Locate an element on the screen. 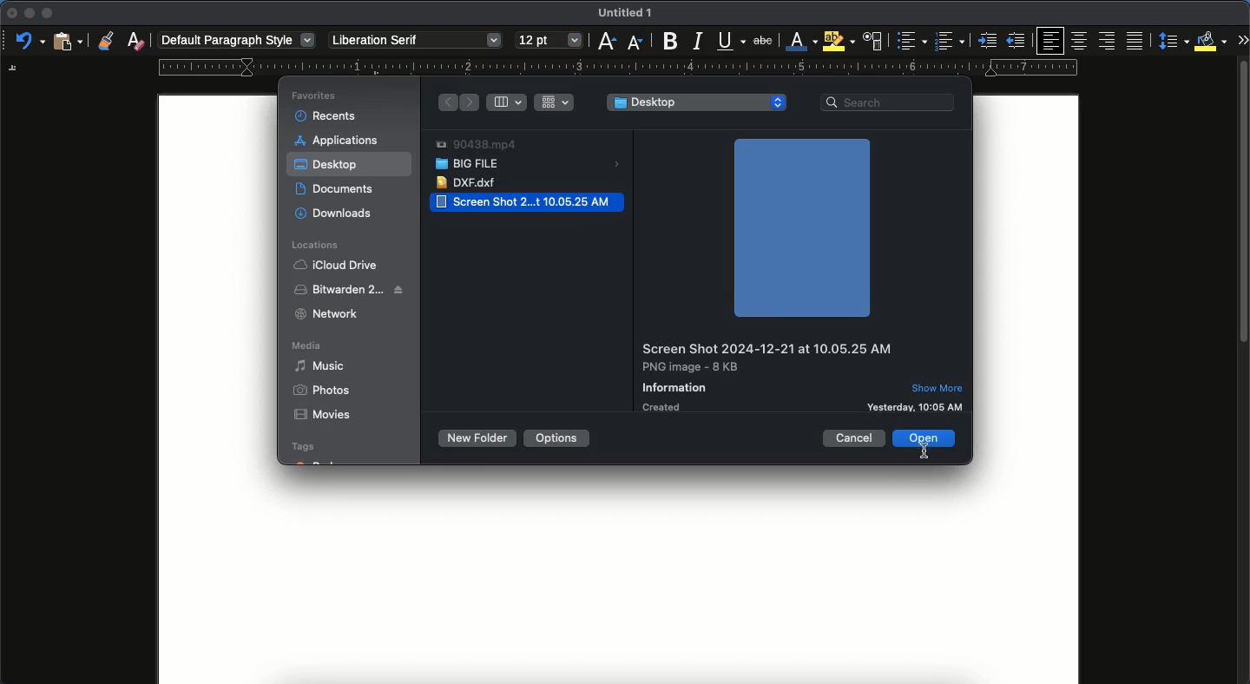  click is located at coordinates (923, 455).